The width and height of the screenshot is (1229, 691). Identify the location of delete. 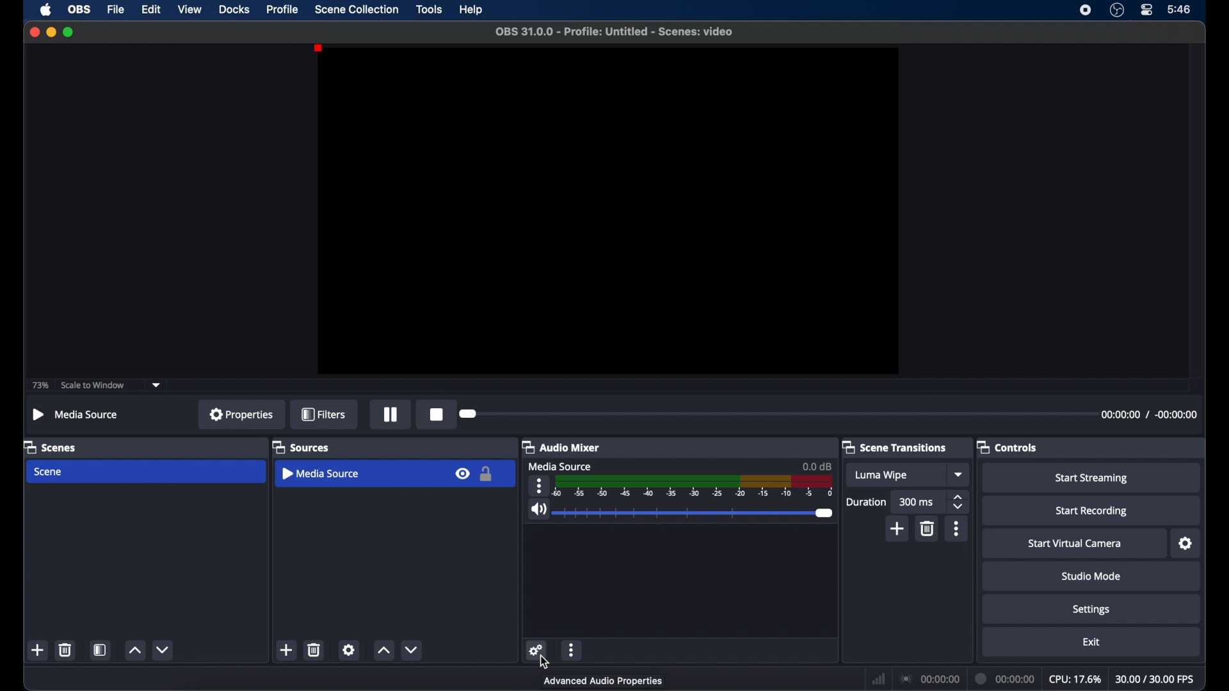
(64, 649).